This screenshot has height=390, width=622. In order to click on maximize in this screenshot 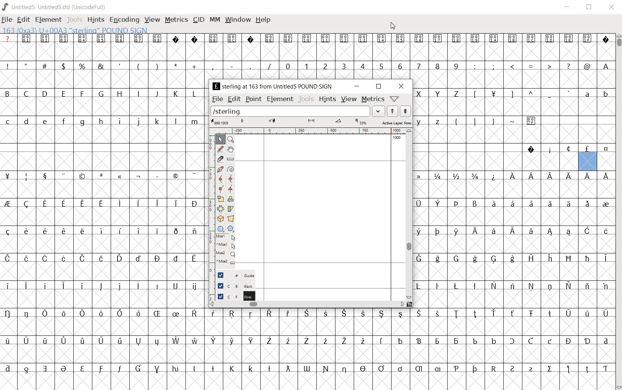, I will do `click(588, 8)`.